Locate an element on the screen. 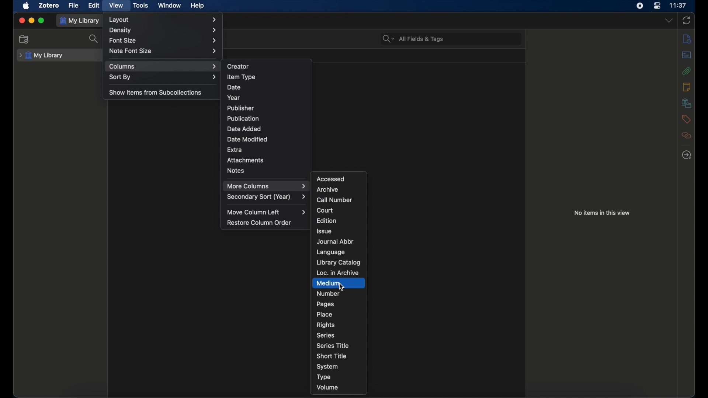  notes is located at coordinates (686, 86).